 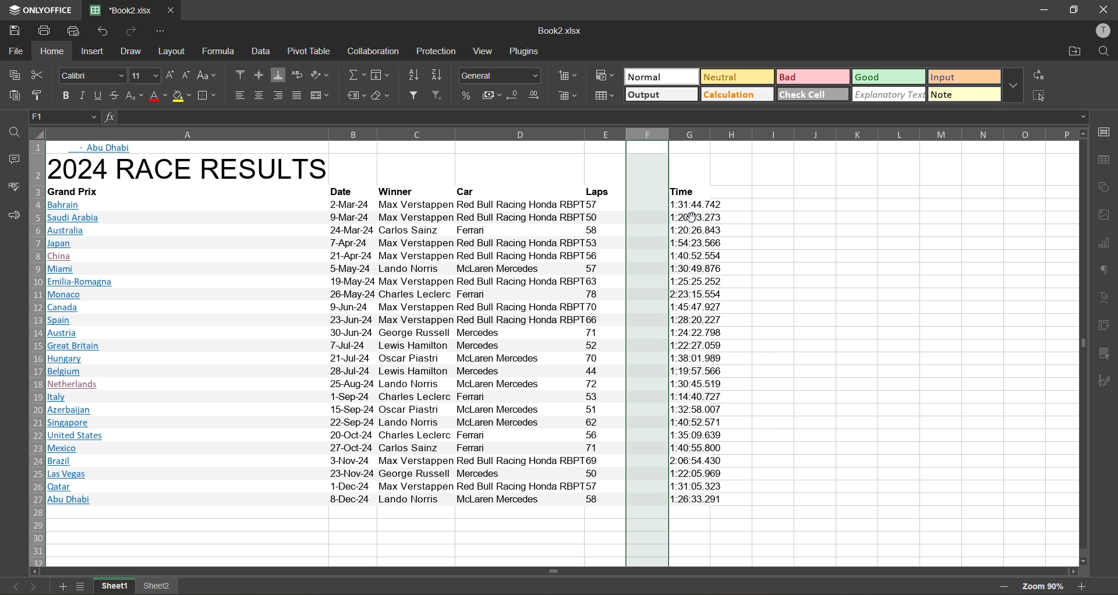 What do you see at coordinates (411, 75) in the screenshot?
I see `sort ascending` at bounding box center [411, 75].